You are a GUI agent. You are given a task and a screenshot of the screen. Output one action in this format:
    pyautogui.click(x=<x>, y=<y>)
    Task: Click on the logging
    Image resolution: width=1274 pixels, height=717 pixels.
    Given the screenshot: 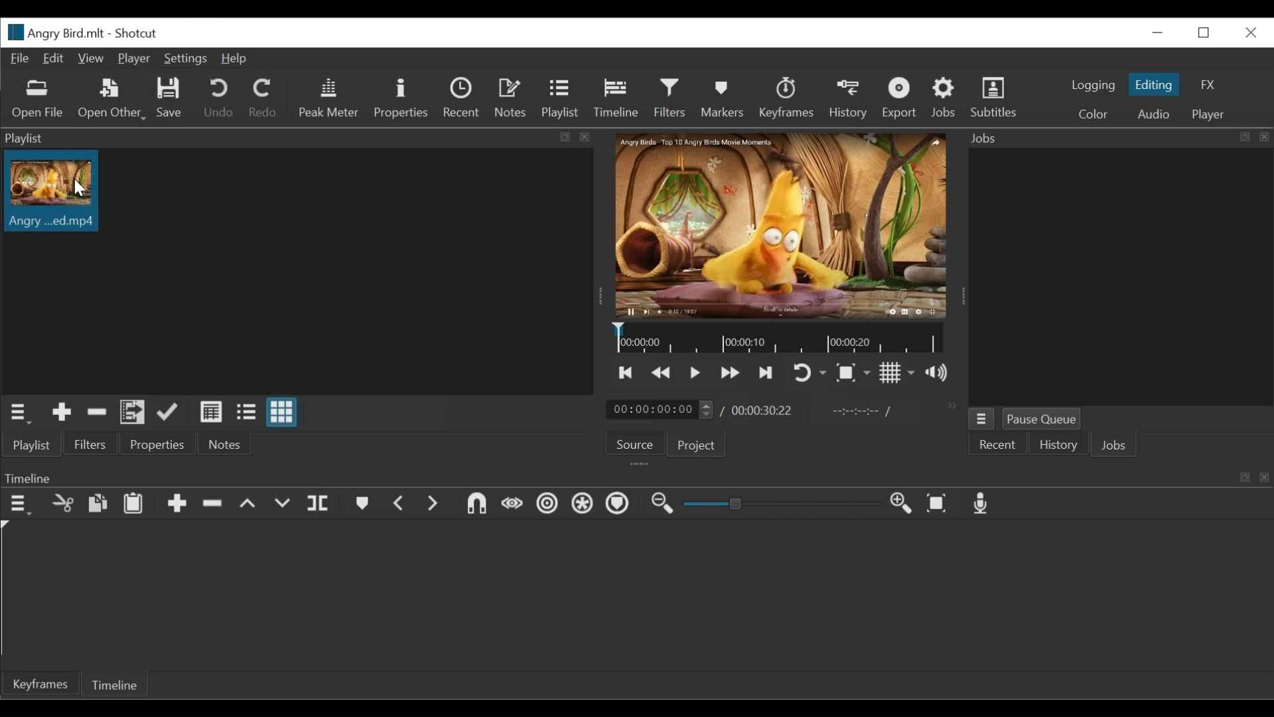 What is the action you would take?
    pyautogui.click(x=1094, y=85)
    